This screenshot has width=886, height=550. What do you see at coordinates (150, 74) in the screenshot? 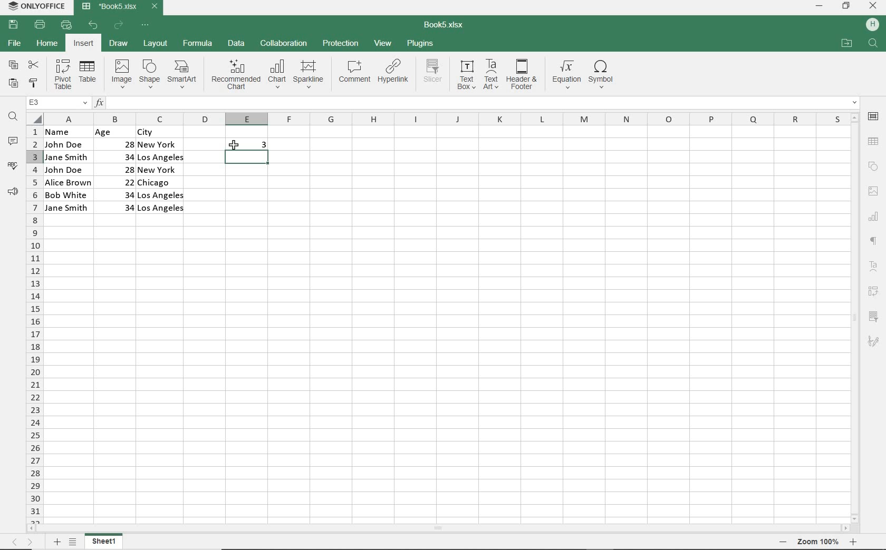
I see `SHAPE` at bounding box center [150, 74].